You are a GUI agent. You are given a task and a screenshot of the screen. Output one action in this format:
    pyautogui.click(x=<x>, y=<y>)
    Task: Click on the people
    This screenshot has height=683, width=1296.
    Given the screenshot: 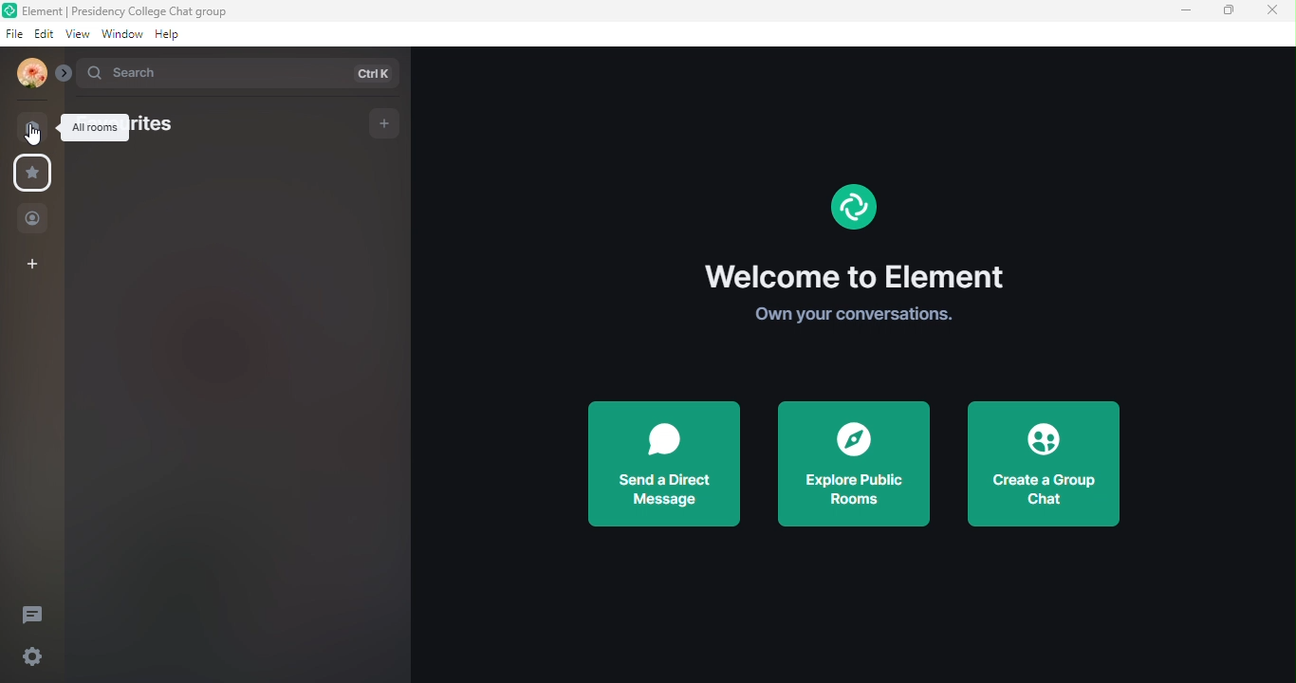 What is the action you would take?
    pyautogui.click(x=33, y=218)
    